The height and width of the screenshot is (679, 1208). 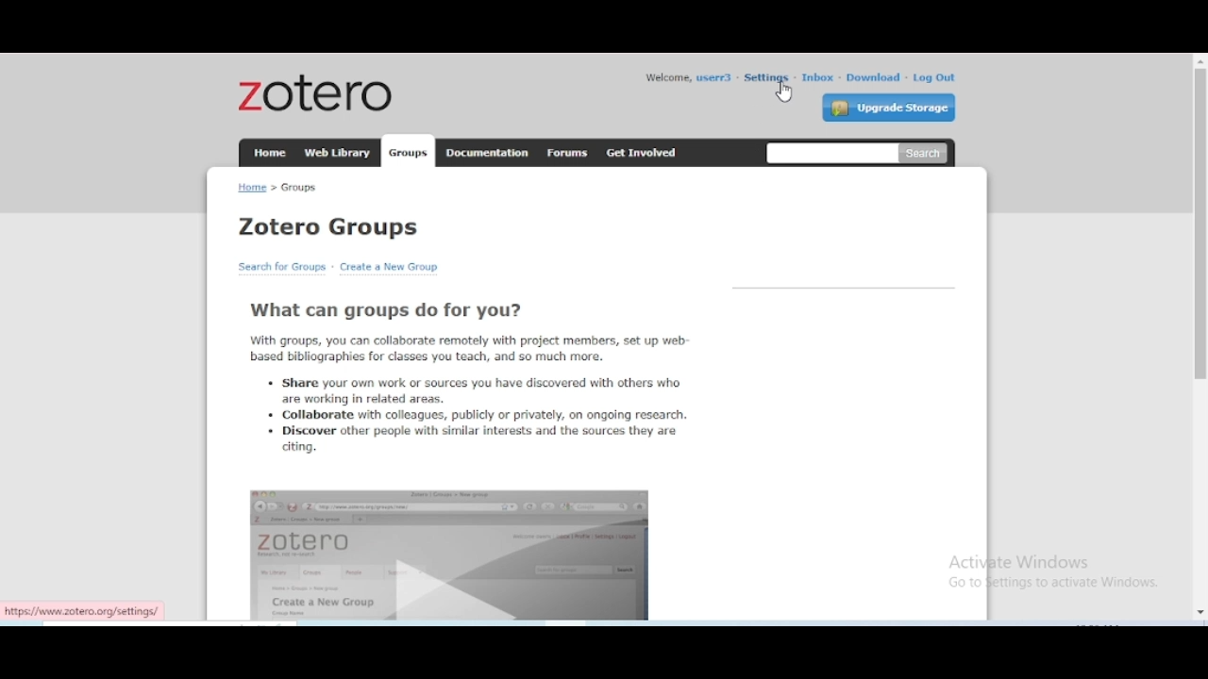 What do you see at coordinates (889, 108) in the screenshot?
I see `upgrade storage` at bounding box center [889, 108].